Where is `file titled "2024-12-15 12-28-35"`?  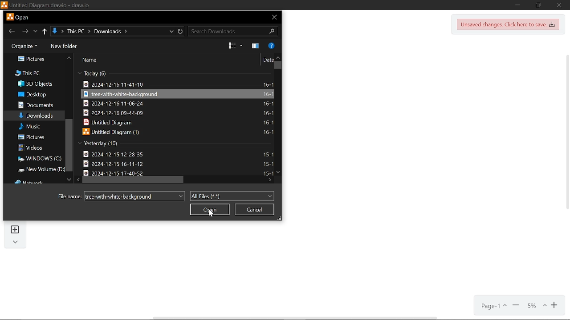
file titled "2024-12-15 12-28-35" is located at coordinates (176, 154).